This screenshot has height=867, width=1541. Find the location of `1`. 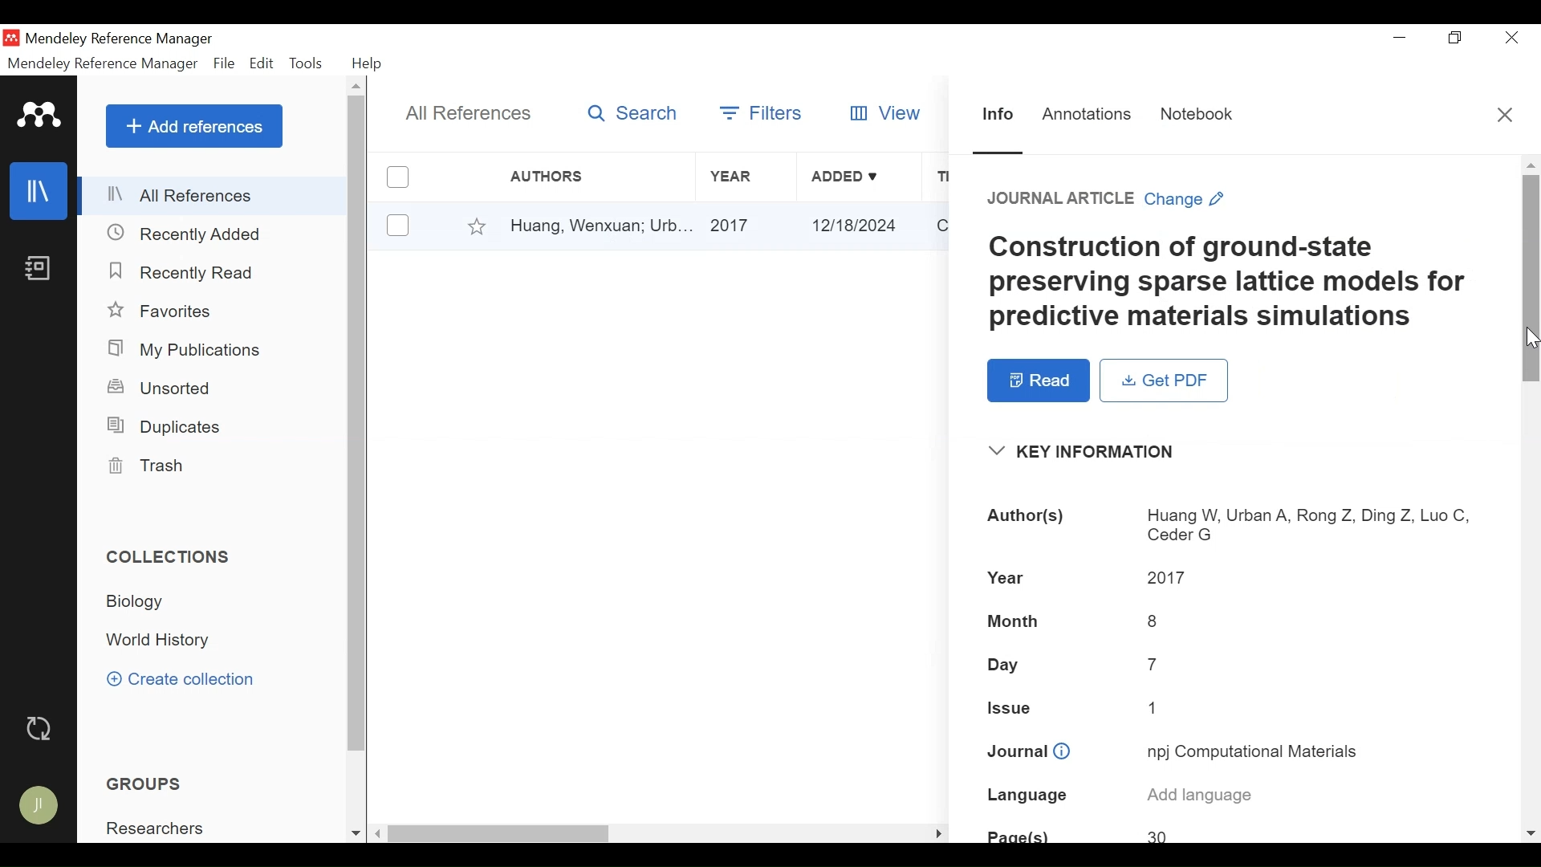

1 is located at coordinates (1154, 706).